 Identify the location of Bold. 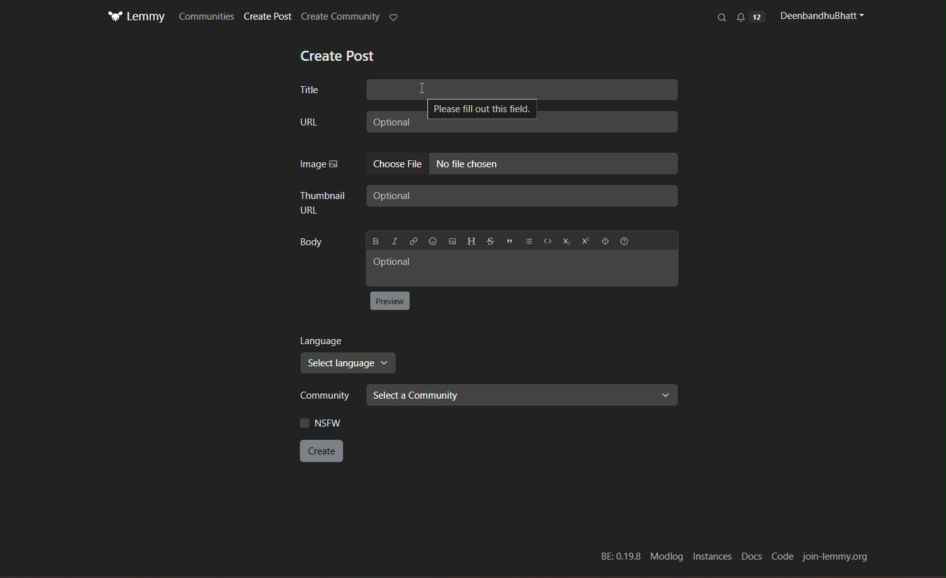
(376, 241).